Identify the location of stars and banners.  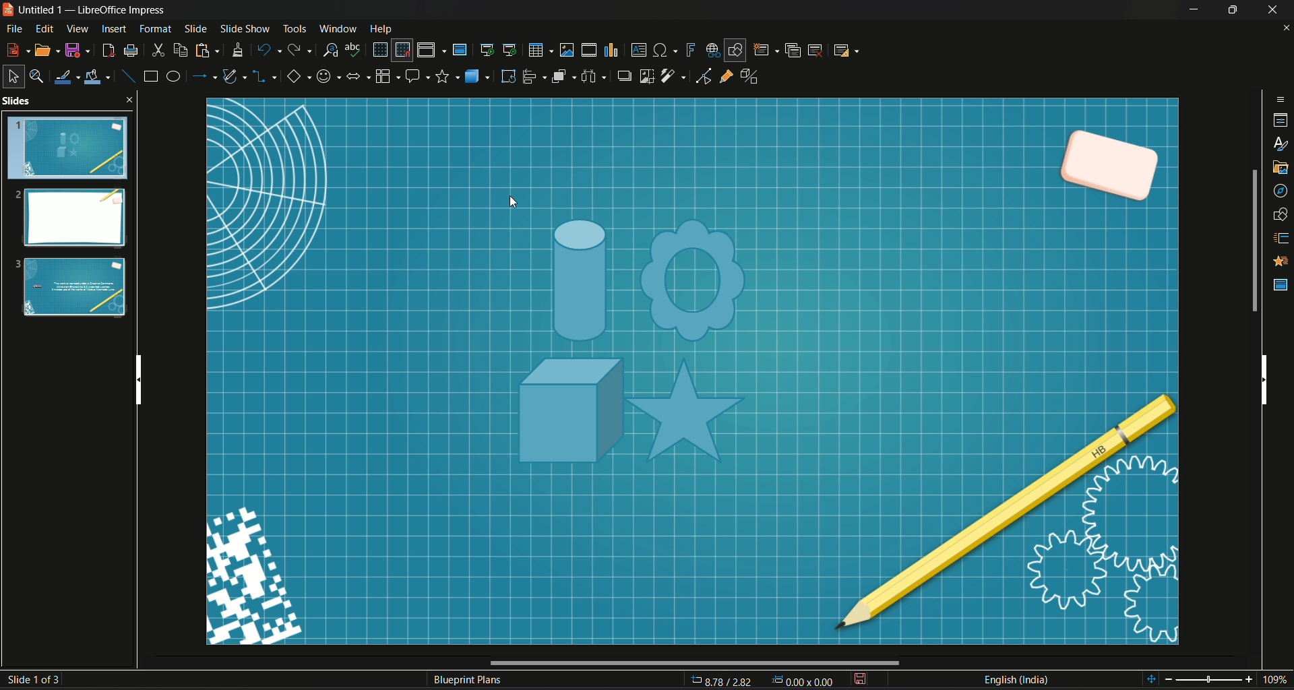
(447, 77).